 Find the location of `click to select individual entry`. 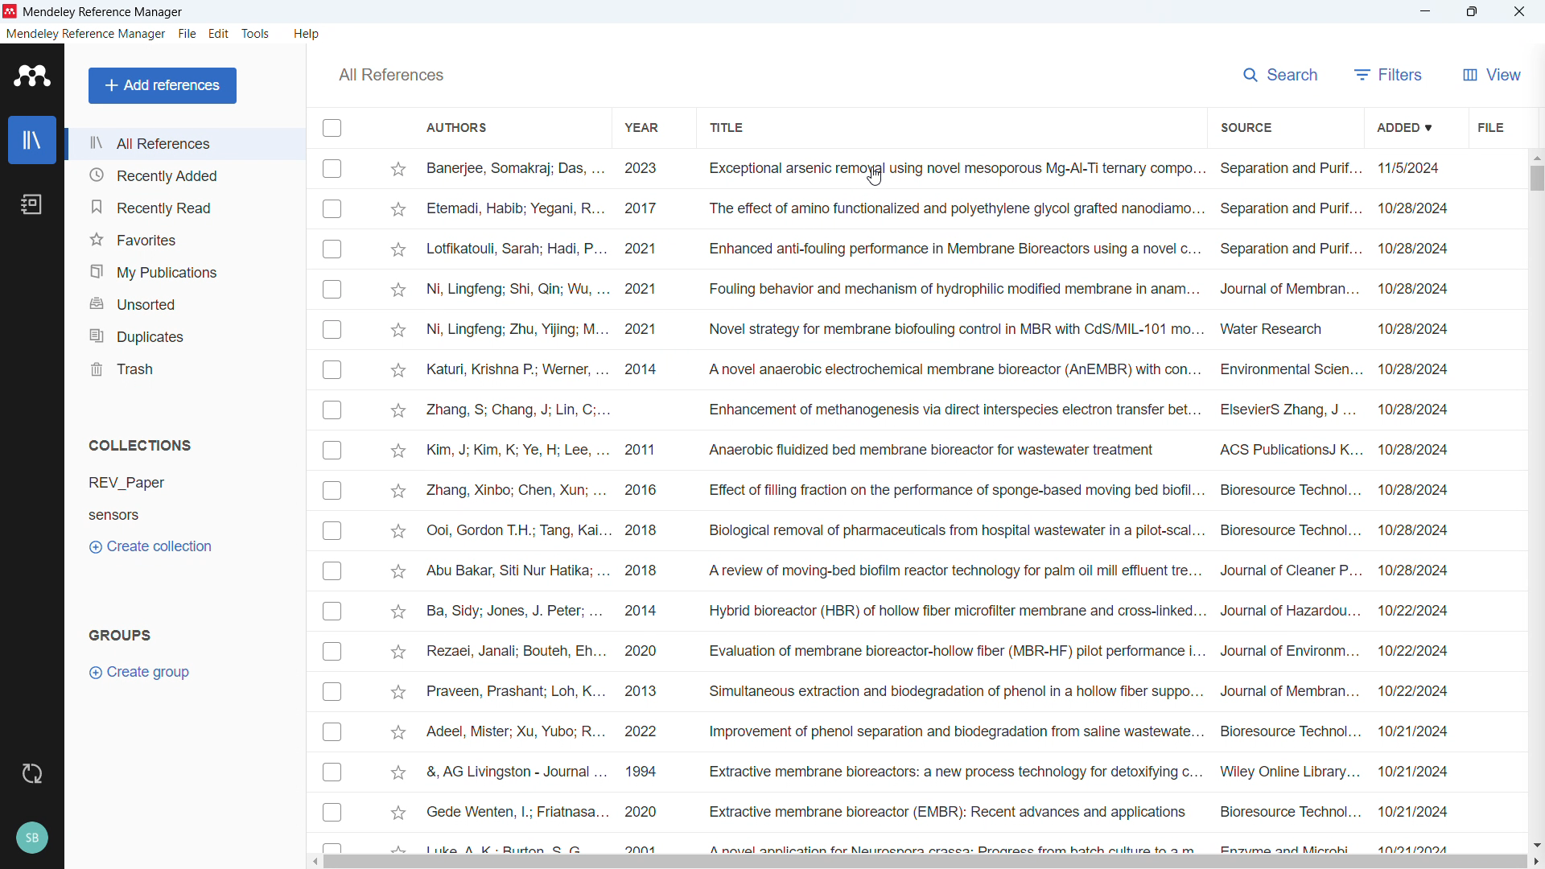

click to select individual entry is located at coordinates (330, 410).